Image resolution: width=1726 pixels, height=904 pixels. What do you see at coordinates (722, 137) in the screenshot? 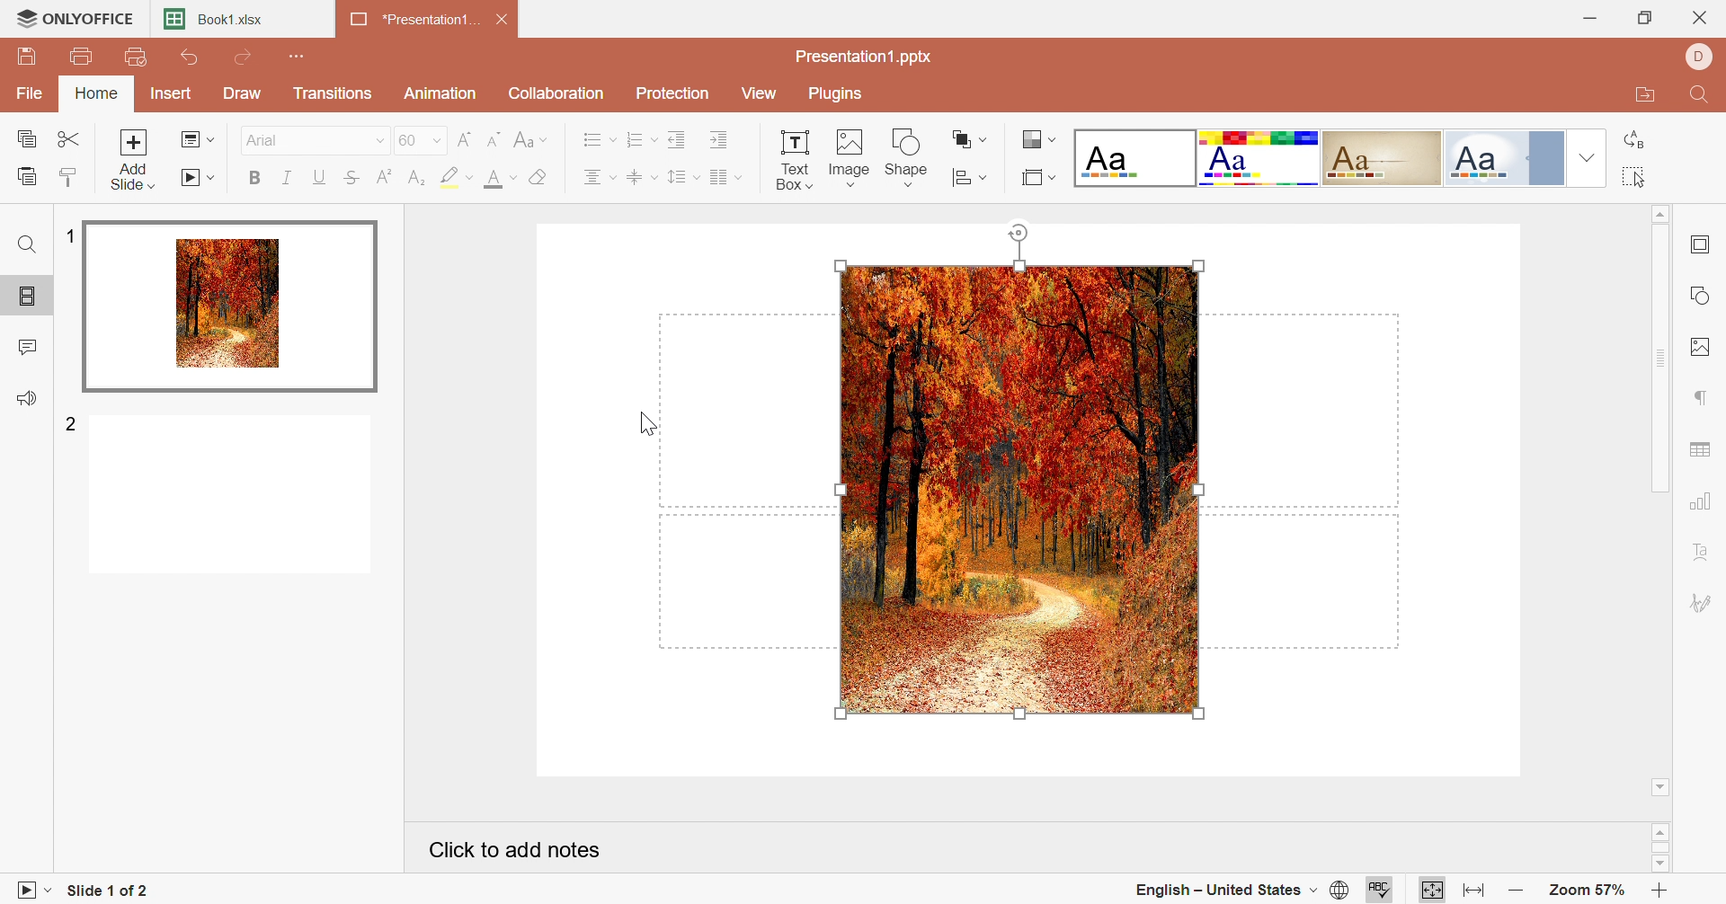
I see `Increase indent` at bounding box center [722, 137].